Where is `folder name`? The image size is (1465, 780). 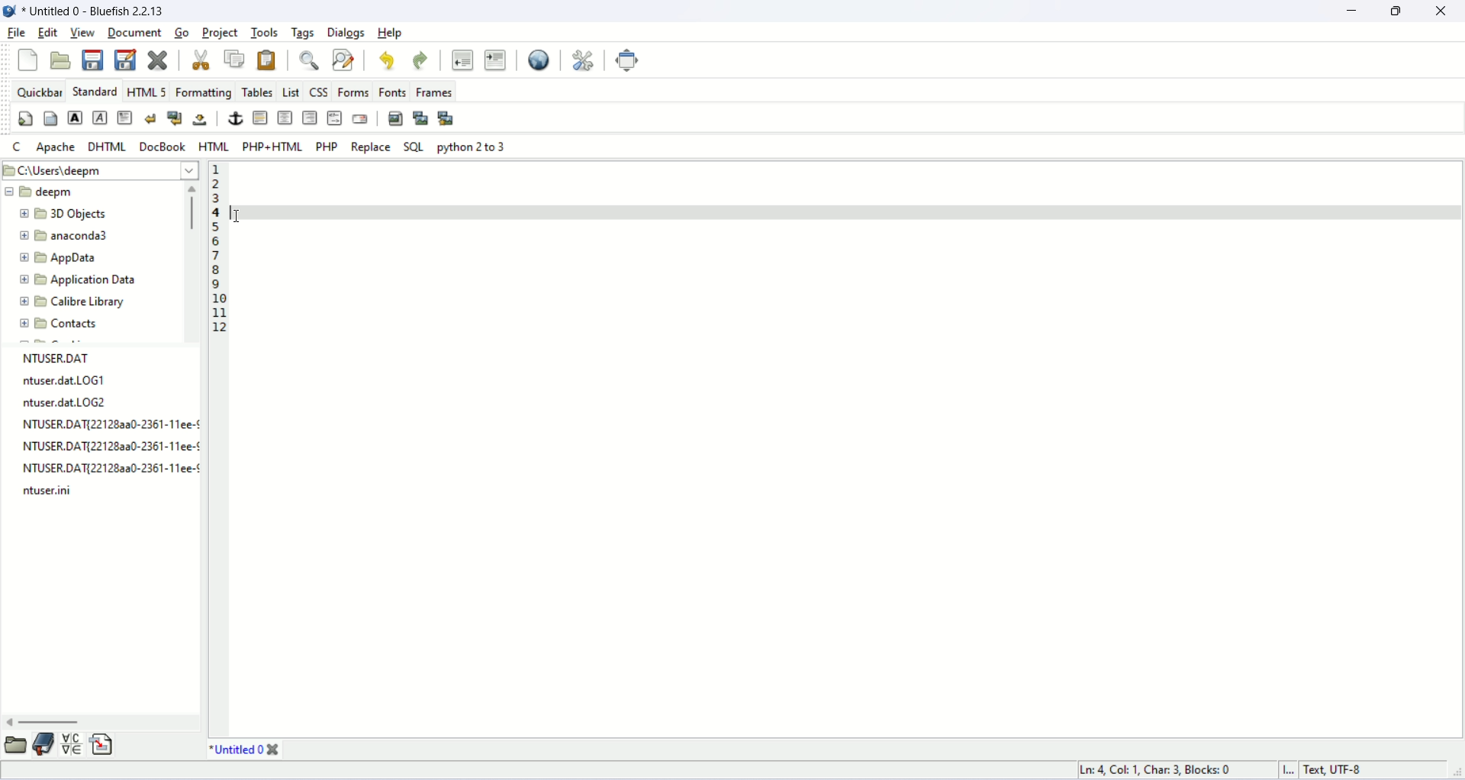
folder name is located at coordinates (92, 279).